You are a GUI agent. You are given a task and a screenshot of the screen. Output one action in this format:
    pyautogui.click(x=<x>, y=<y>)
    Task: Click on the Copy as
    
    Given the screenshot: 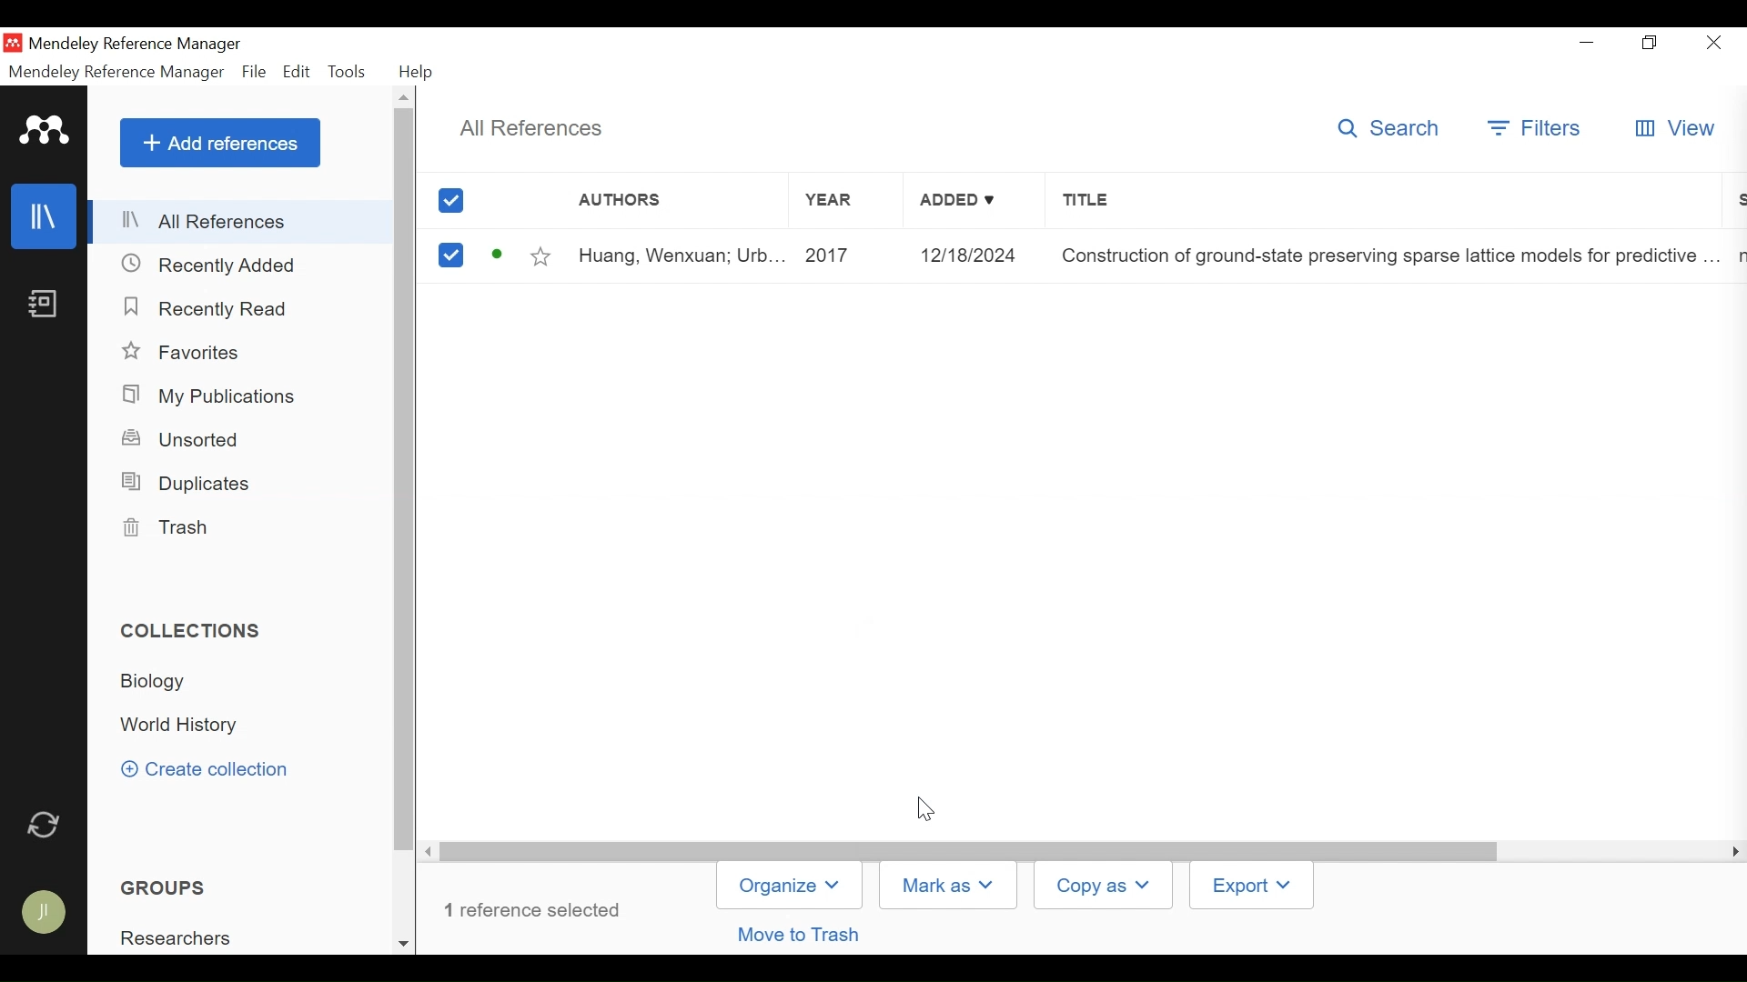 What is the action you would take?
    pyautogui.click(x=1102, y=885)
    